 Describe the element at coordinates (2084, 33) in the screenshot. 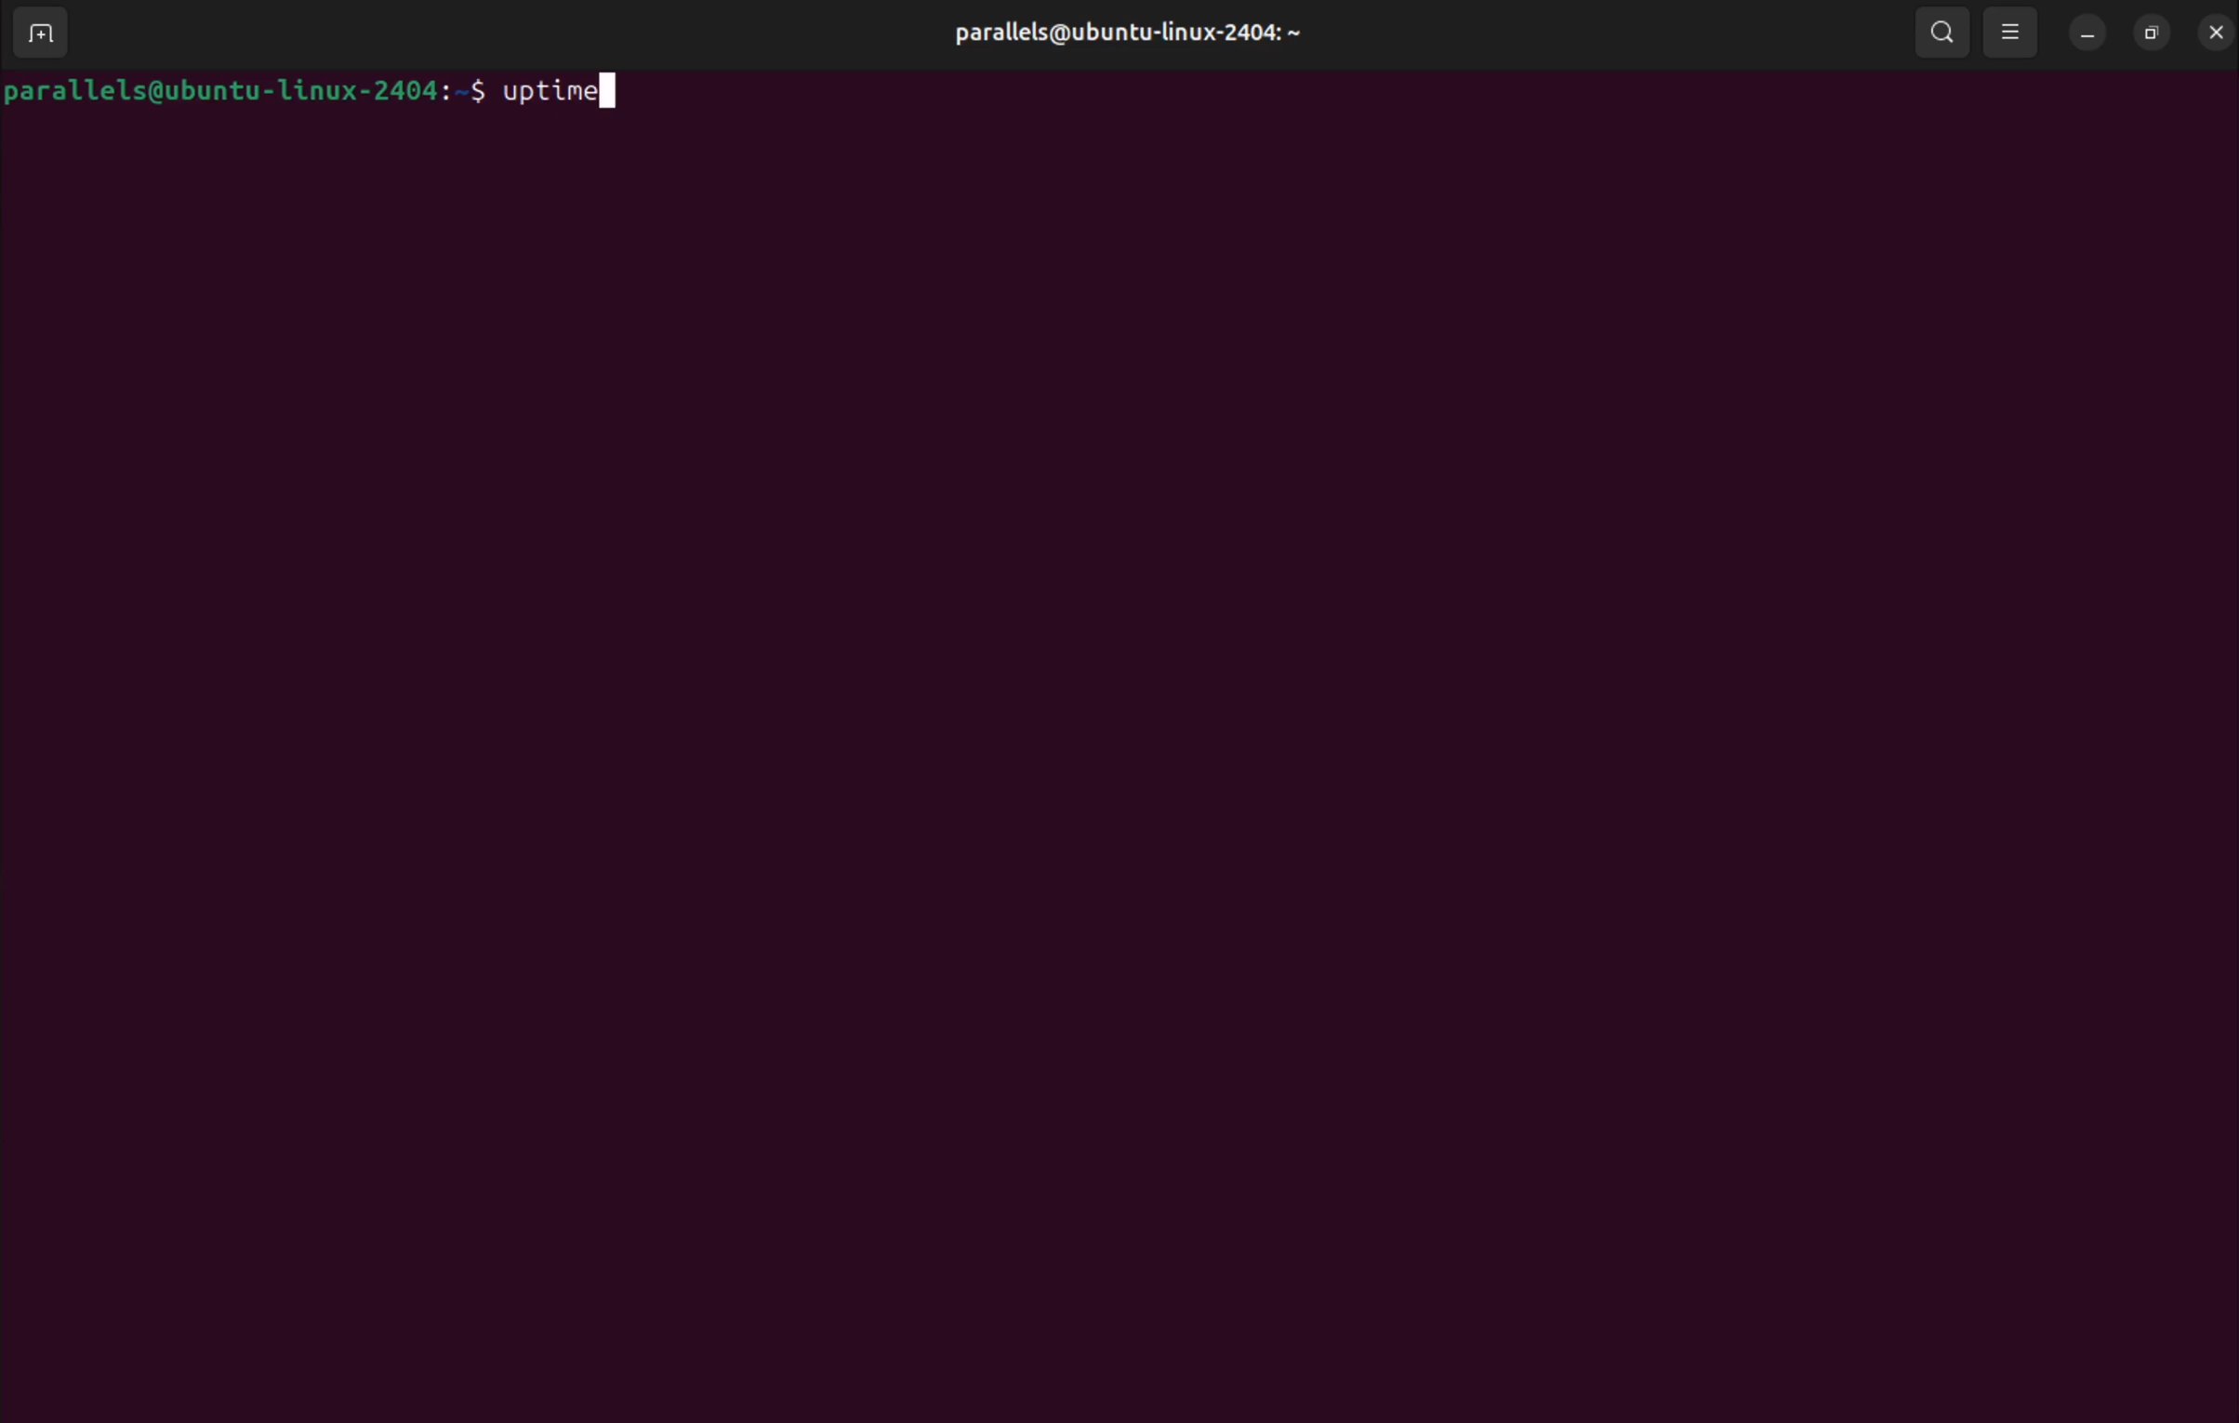

I see `minimize` at that location.